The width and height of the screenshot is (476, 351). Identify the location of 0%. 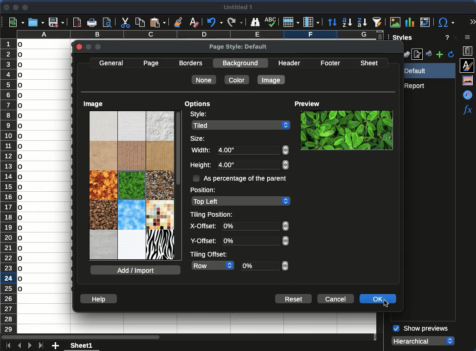
(255, 233).